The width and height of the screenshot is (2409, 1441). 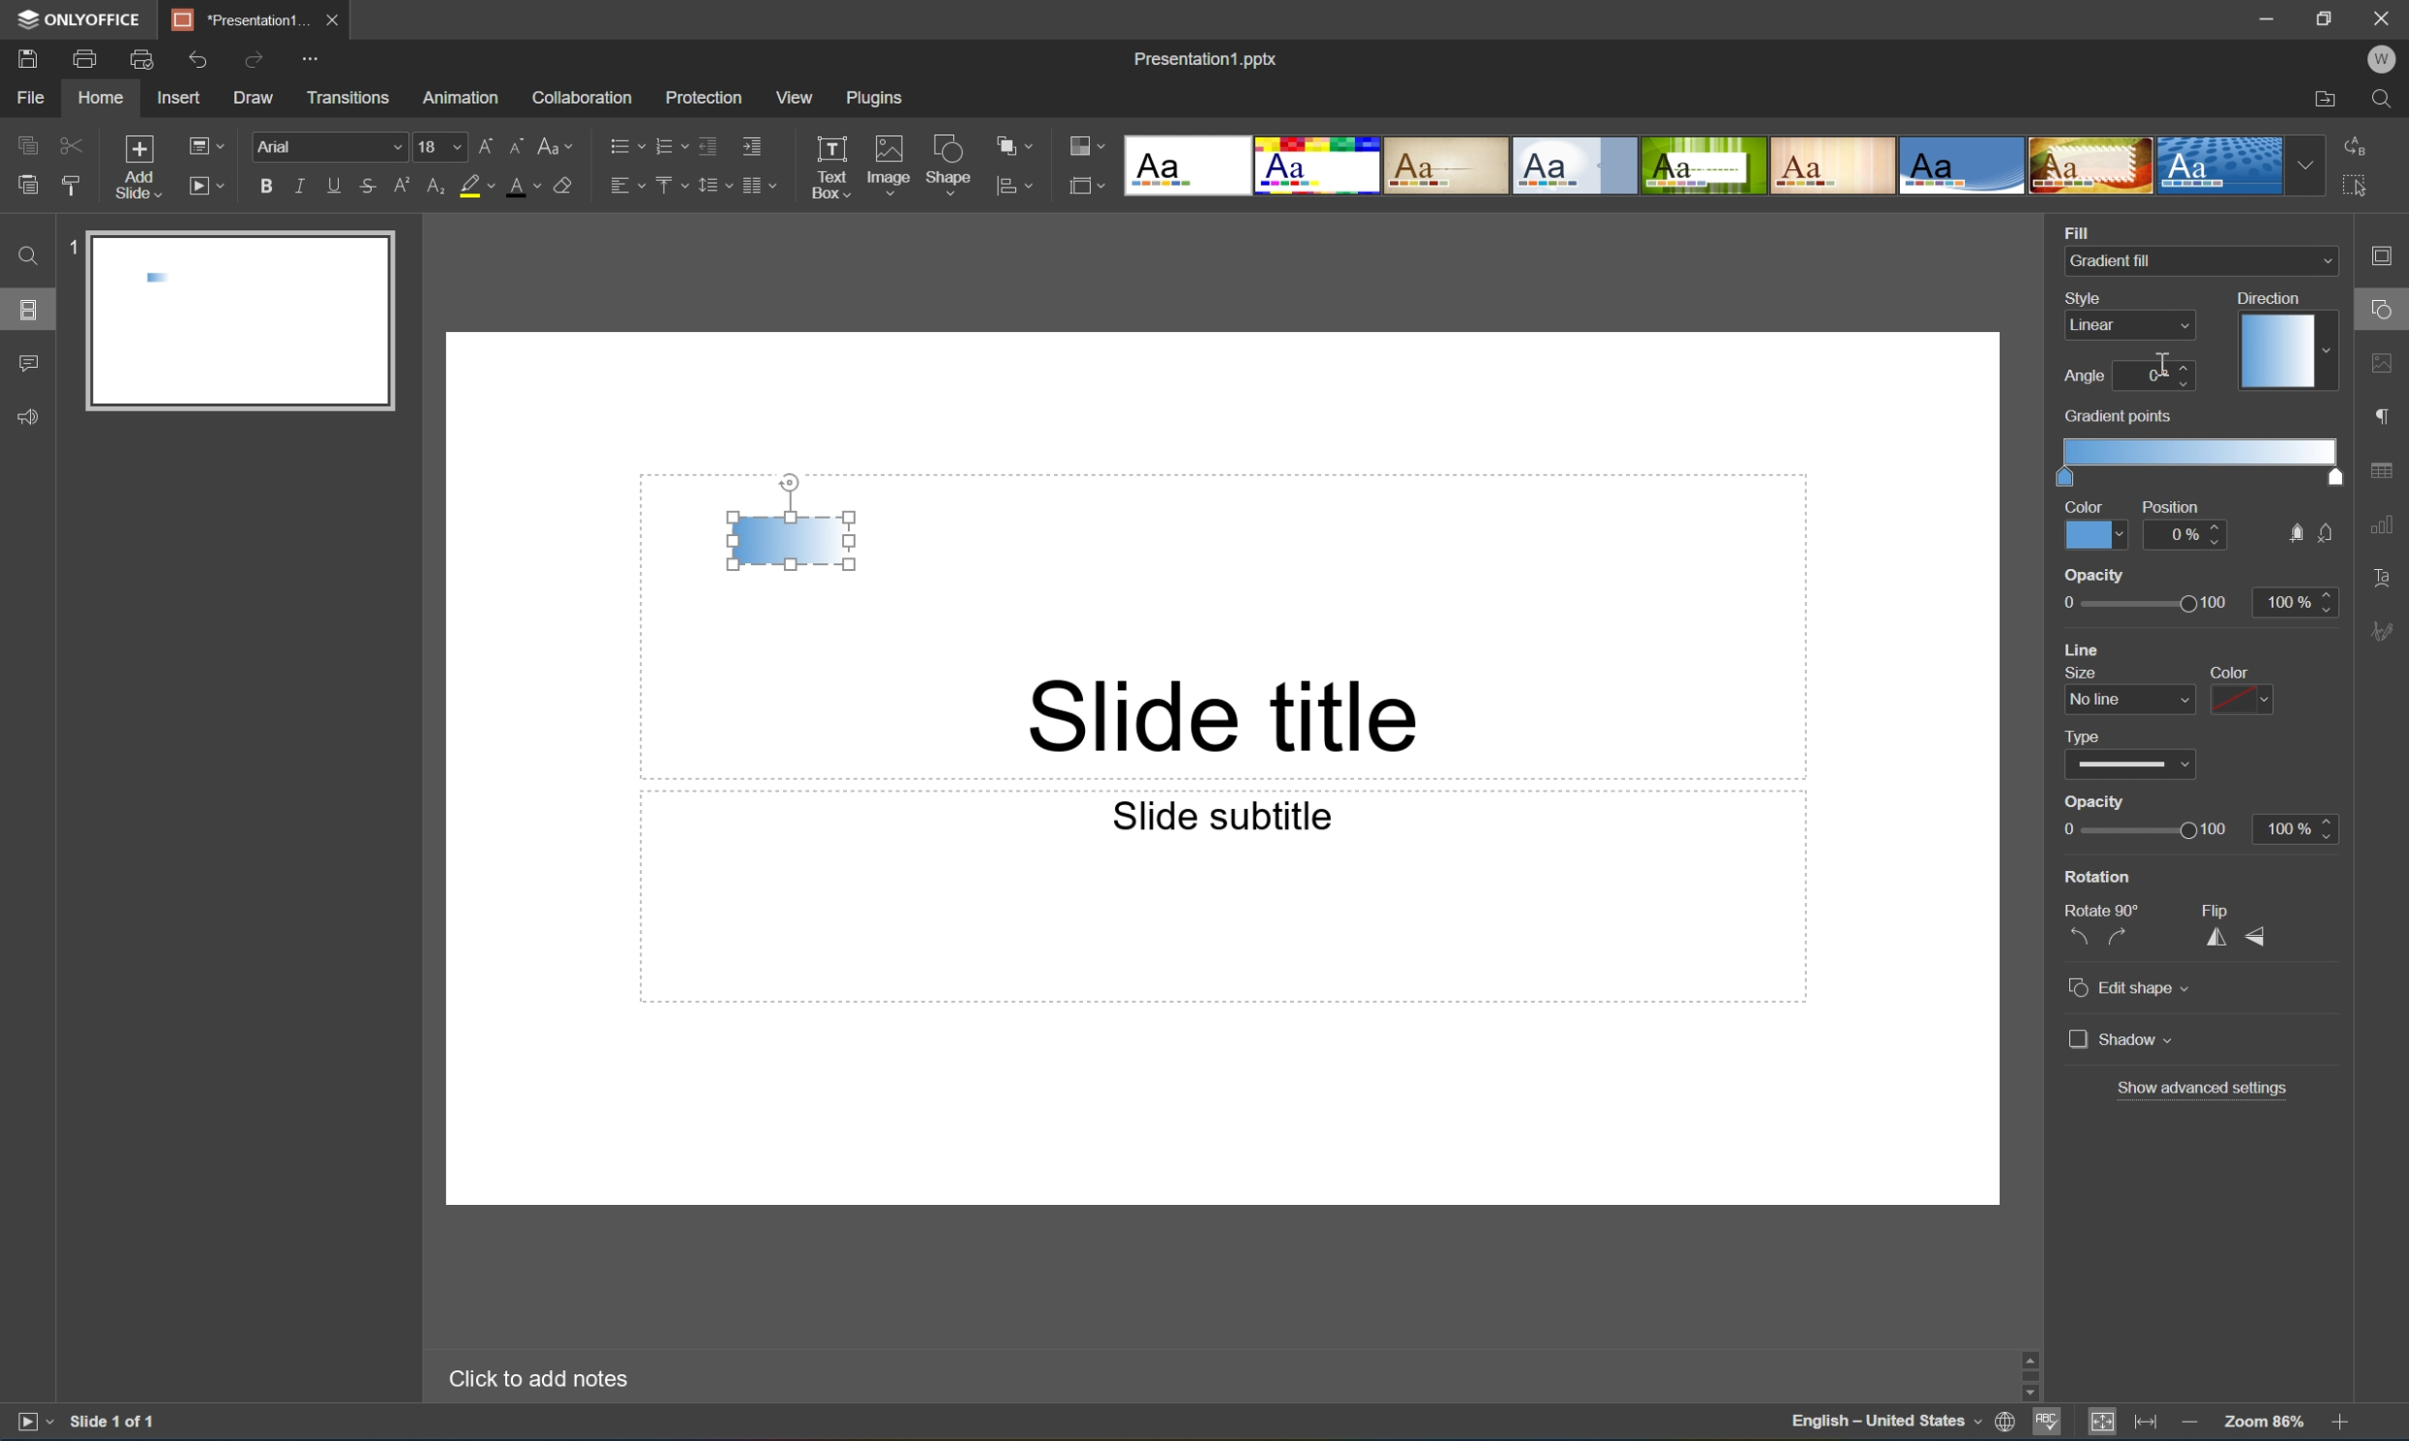 I want to click on 1, so click(x=70, y=252).